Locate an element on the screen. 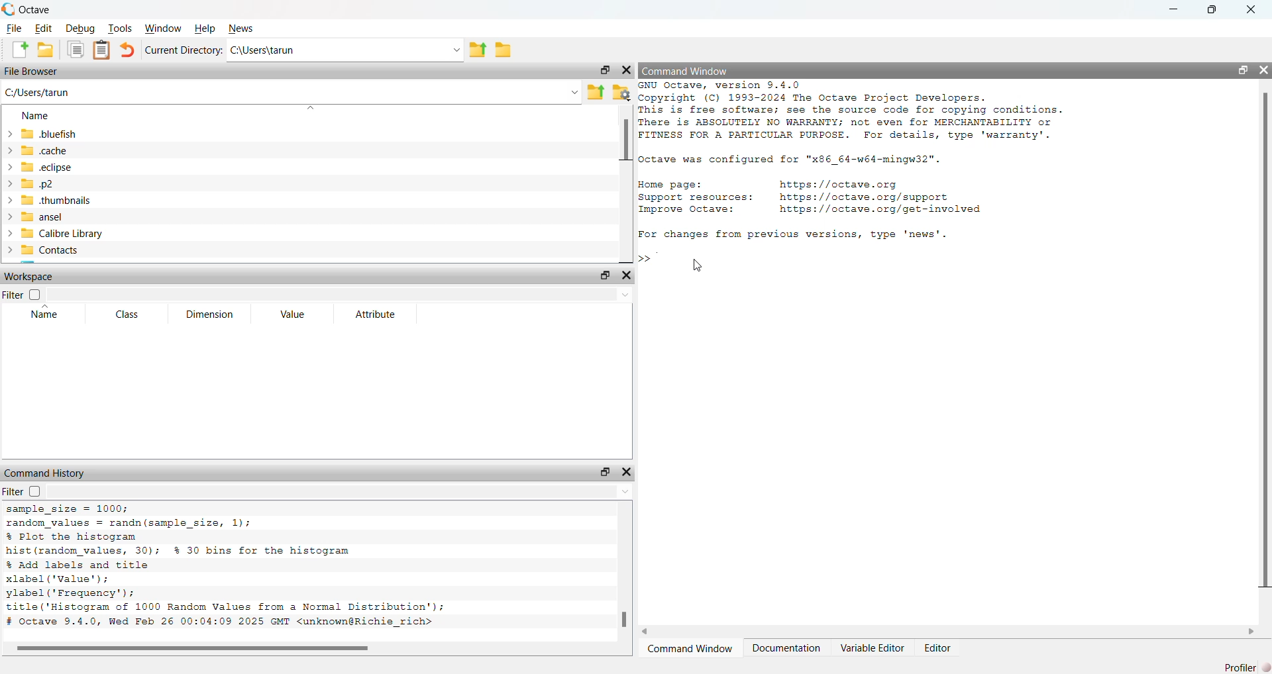 This screenshot has height=674, width=1272. maximize is located at coordinates (604, 70).